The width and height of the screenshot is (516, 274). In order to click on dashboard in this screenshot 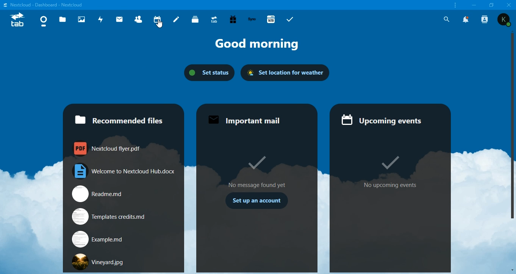, I will do `click(44, 21)`.